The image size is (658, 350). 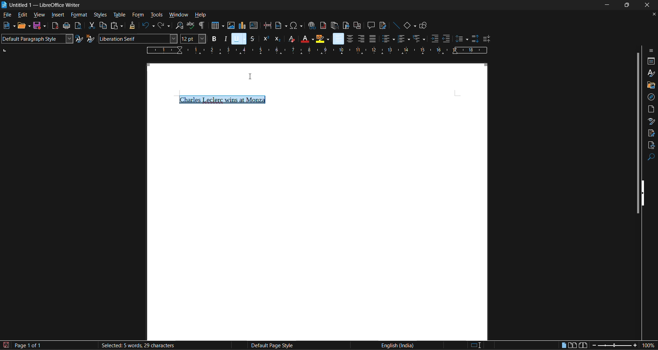 What do you see at coordinates (650, 73) in the screenshot?
I see `styles` at bounding box center [650, 73].